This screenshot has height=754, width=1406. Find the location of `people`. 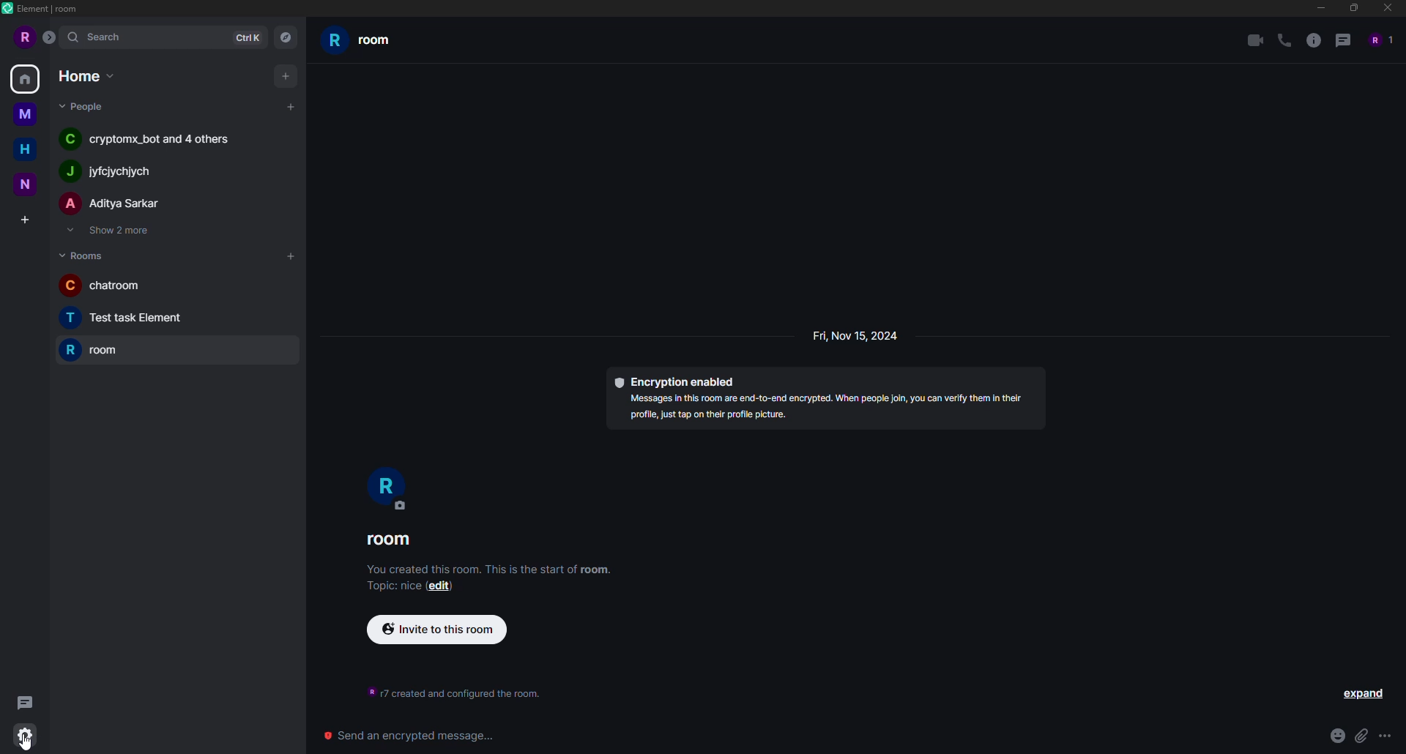

people is located at coordinates (83, 107).